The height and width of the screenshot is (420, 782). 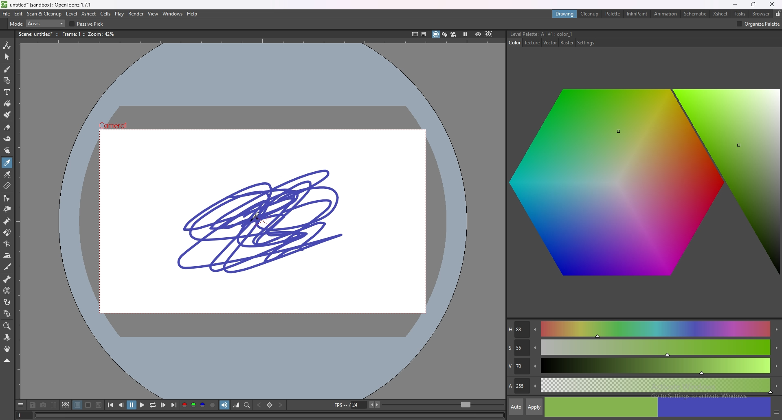 What do you see at coordinates (224, 405) in the screenshot?
I see `soundtrack` at bounding box center [224, 405].